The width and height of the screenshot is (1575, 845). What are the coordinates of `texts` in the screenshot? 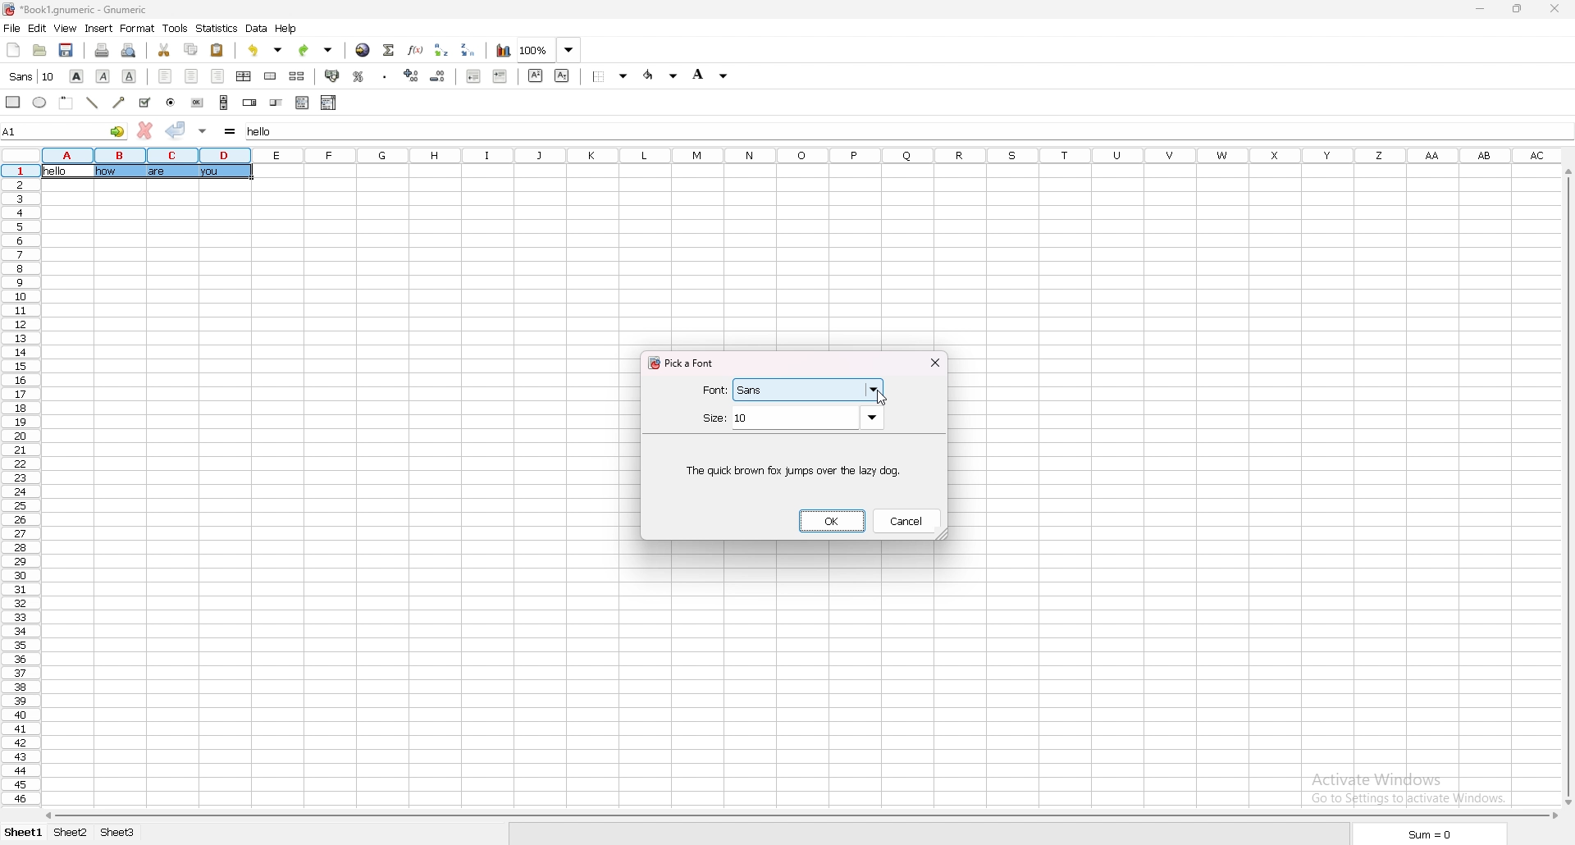 It's located at (173, 171).